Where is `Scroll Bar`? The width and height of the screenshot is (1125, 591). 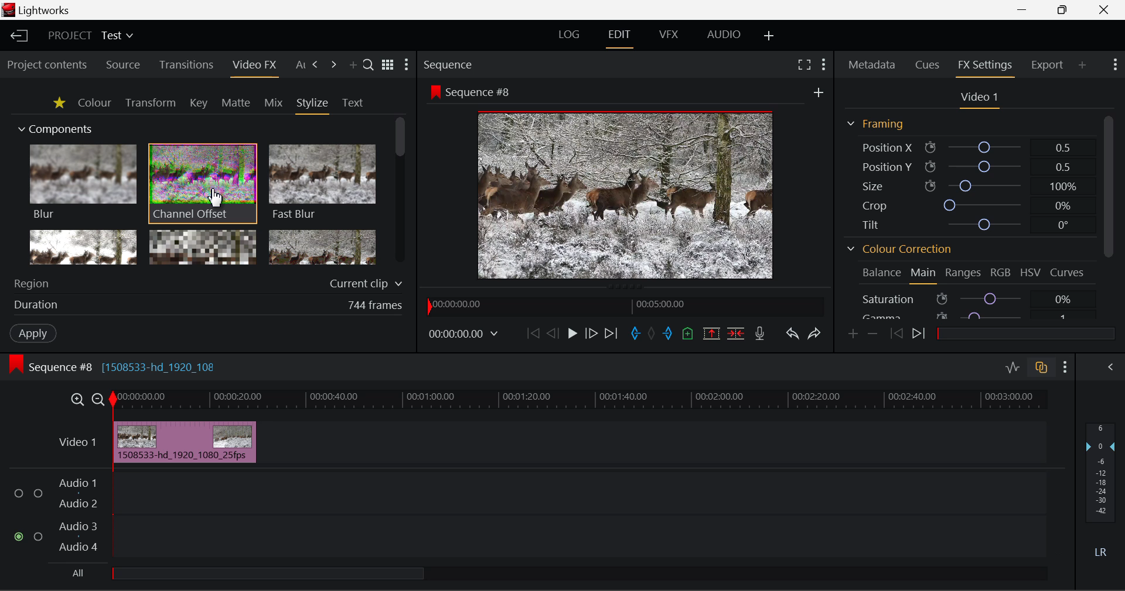
Scroll Bar is located at coordinates (1108, 218).